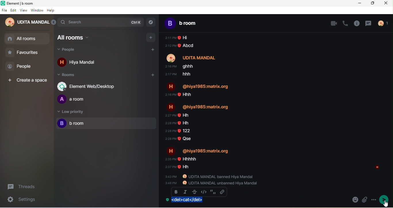 The image size is (393, 208). I want to click on bold, so click(176, 192).